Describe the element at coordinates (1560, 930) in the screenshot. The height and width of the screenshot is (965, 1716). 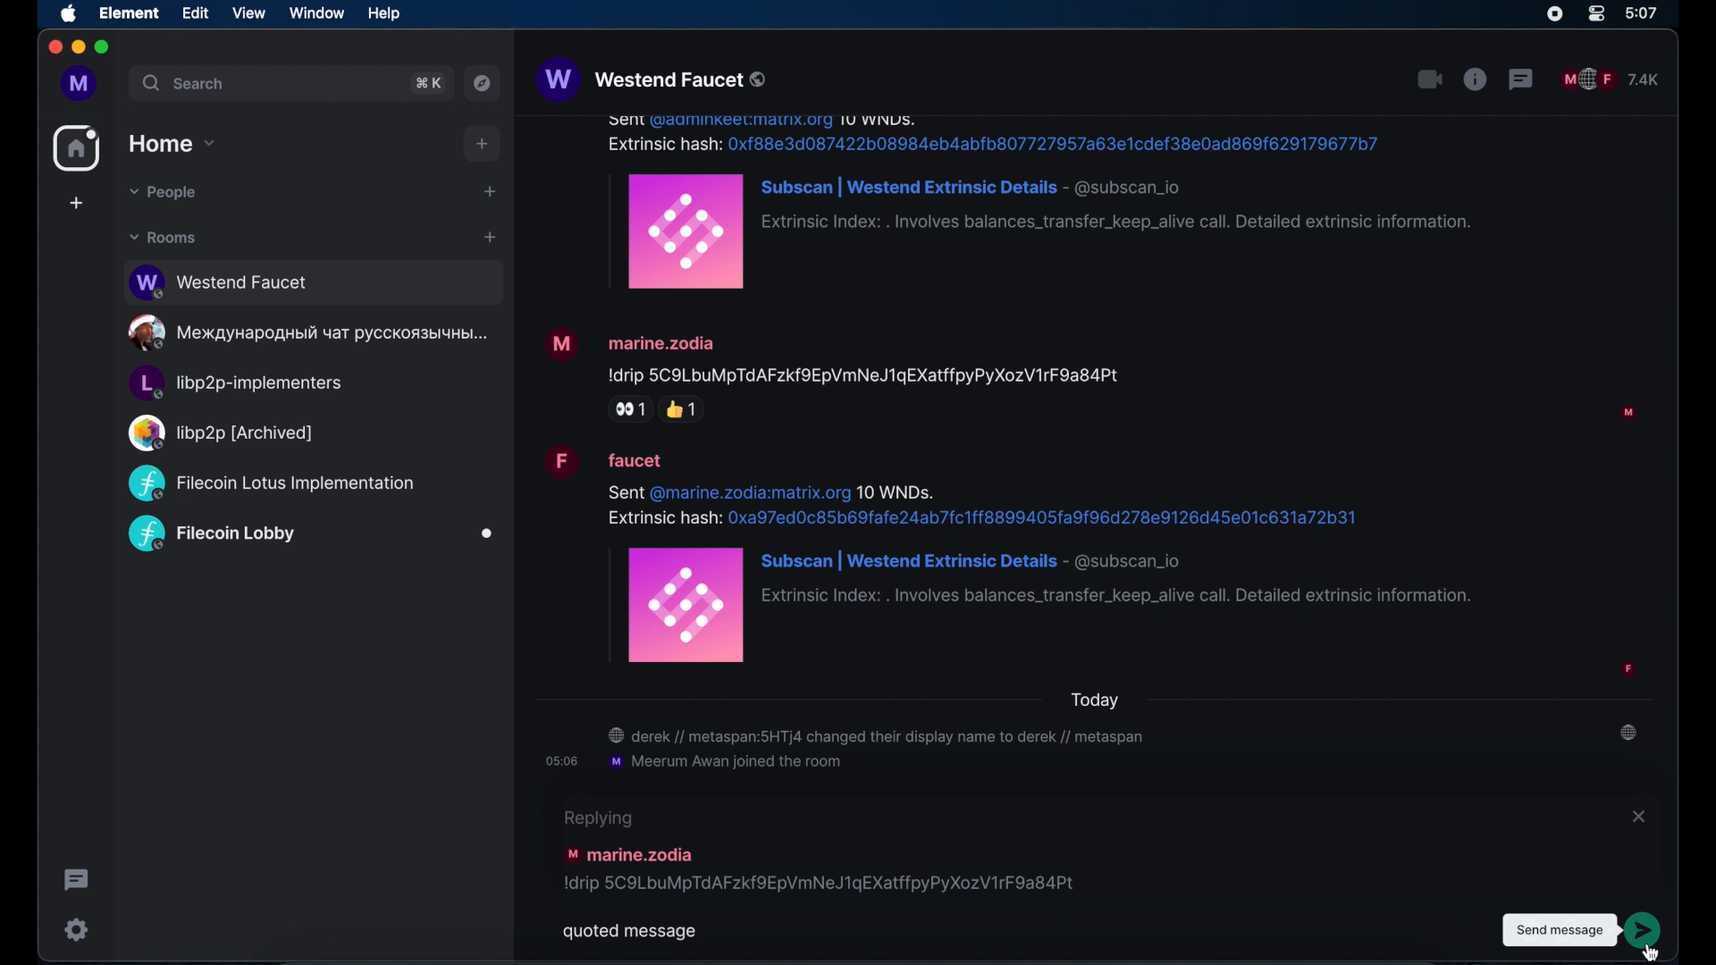
I see `tooltip` at that location.